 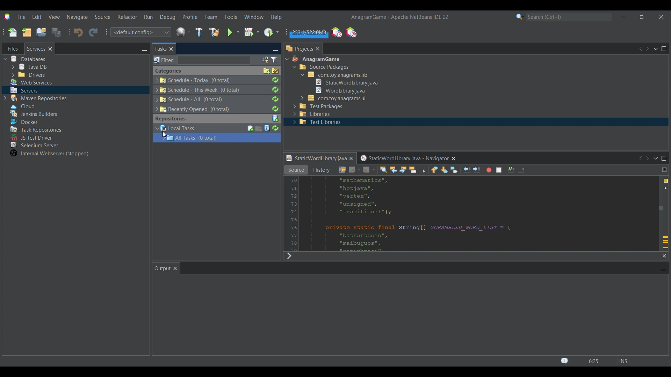 I want to click on Undo, so click(x=78, y=32).